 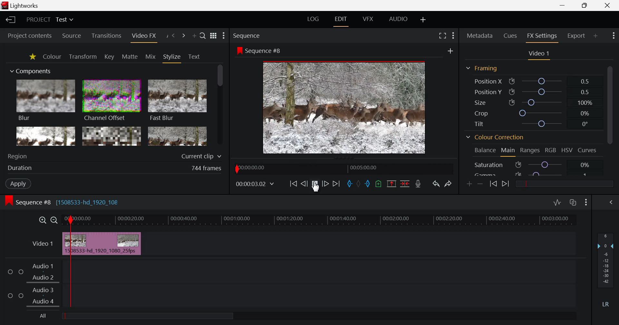 What do you see at coordinates (178, 101) in the screenshot?
I see `Fast Blur` at bounding box center [178, 101].